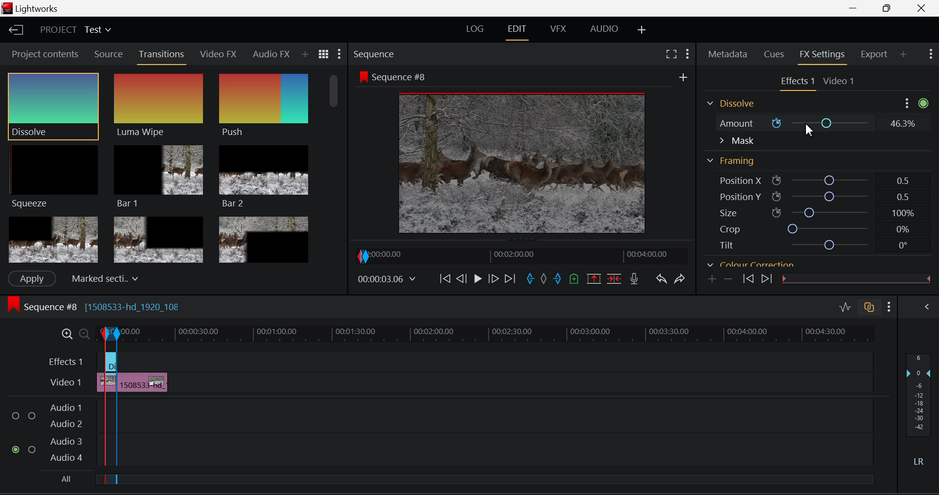 The height and width of the screenshot is (495, 939). I want to click on Position X, so click(813, 179).